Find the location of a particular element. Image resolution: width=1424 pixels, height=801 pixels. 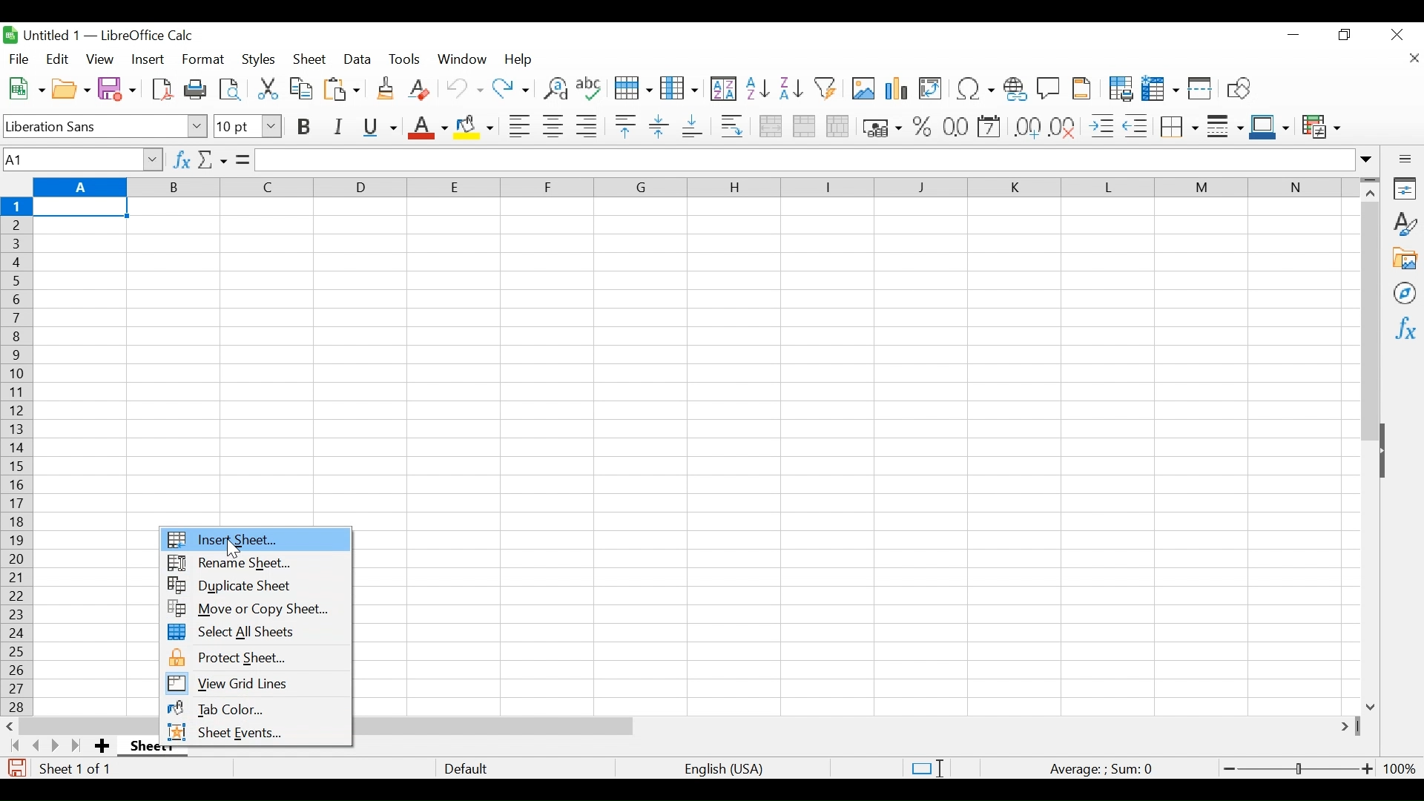

Rename Sheet is located at coordinates (257, 564).